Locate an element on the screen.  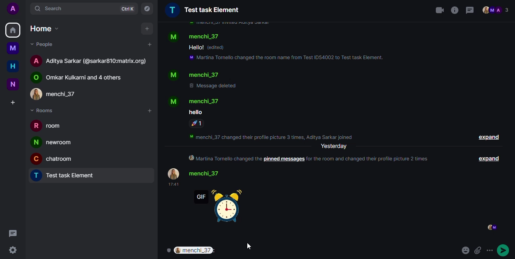
add is located at coordinates (149, 111).